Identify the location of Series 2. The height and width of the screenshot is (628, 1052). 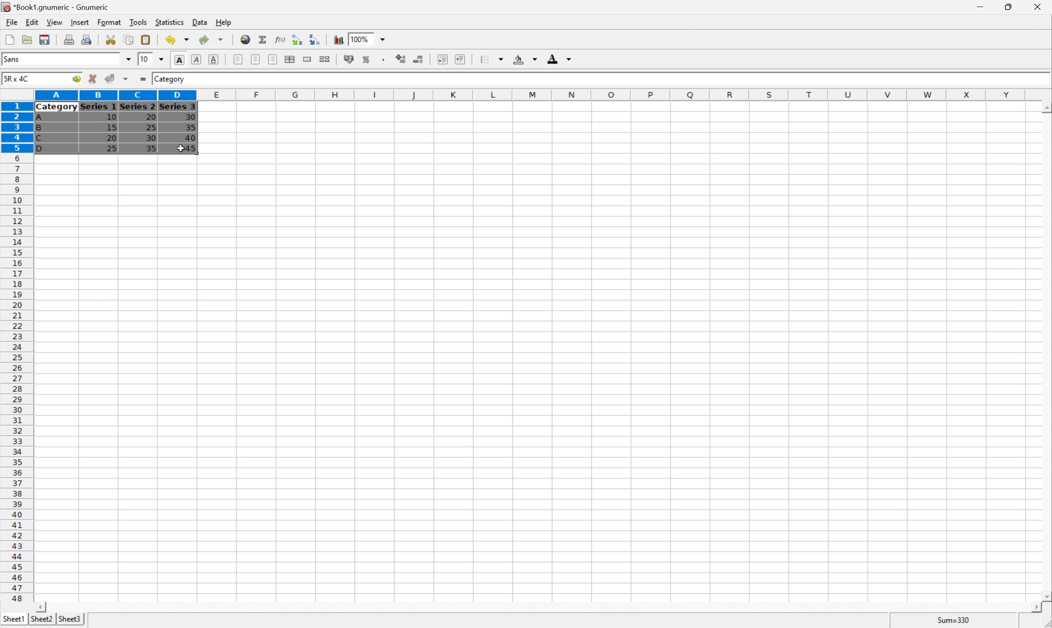
(137, 106).